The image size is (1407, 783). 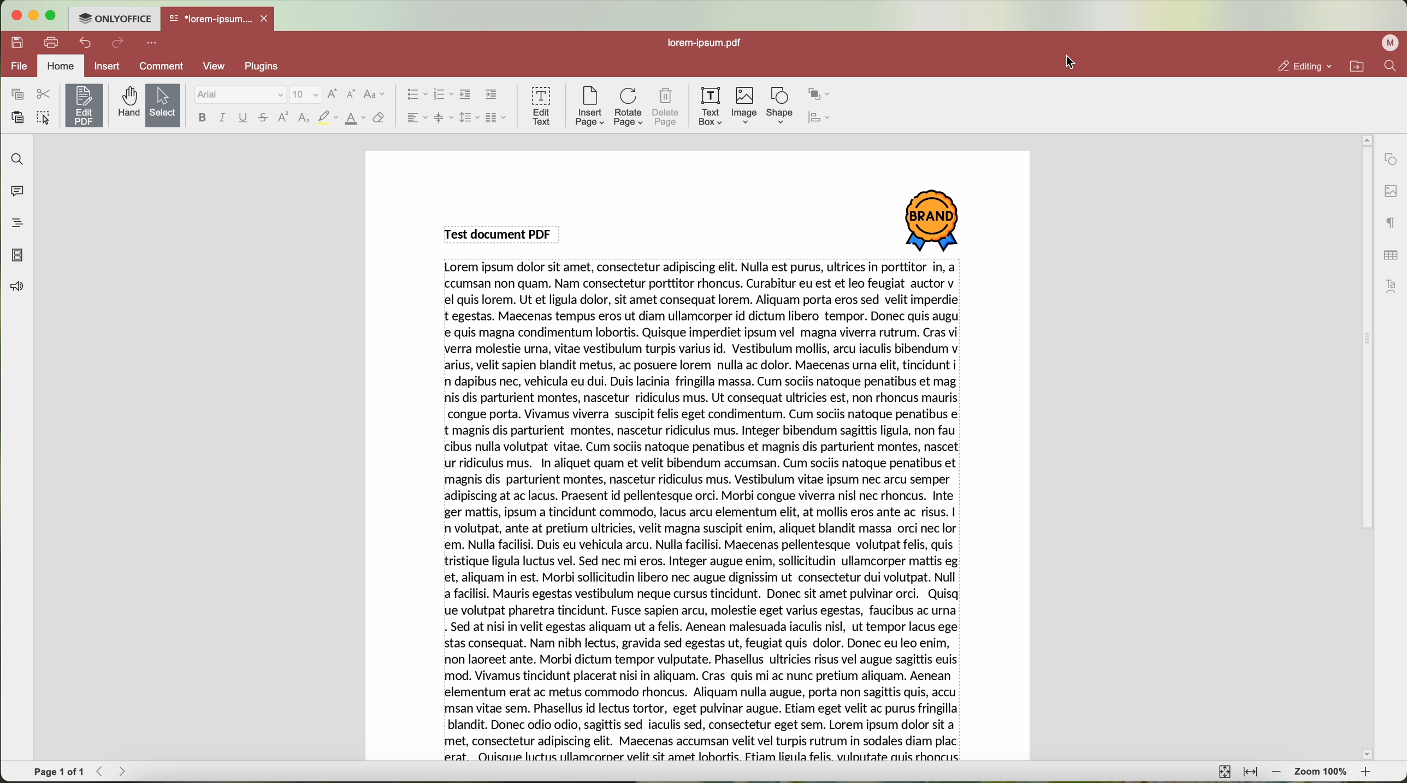 What do you see at coordinates (15, 158) in the screenshot?
I see `find` at bounding box center [15, 158].